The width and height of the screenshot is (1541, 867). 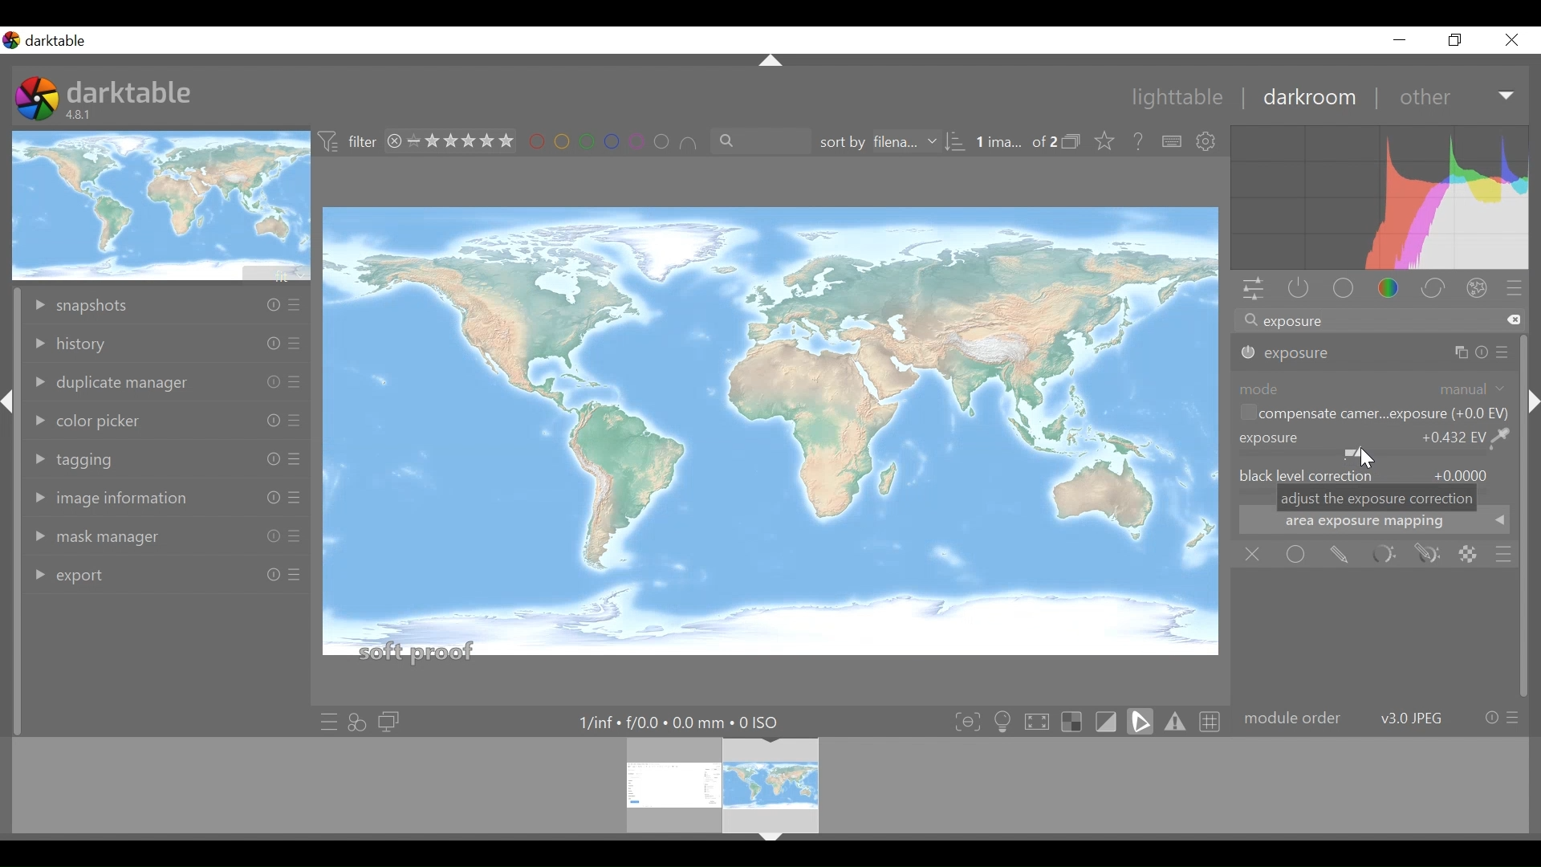 What do you see at coordinates (264, 344) in the screenshot?
I see `` at bounding box center [264, 344].